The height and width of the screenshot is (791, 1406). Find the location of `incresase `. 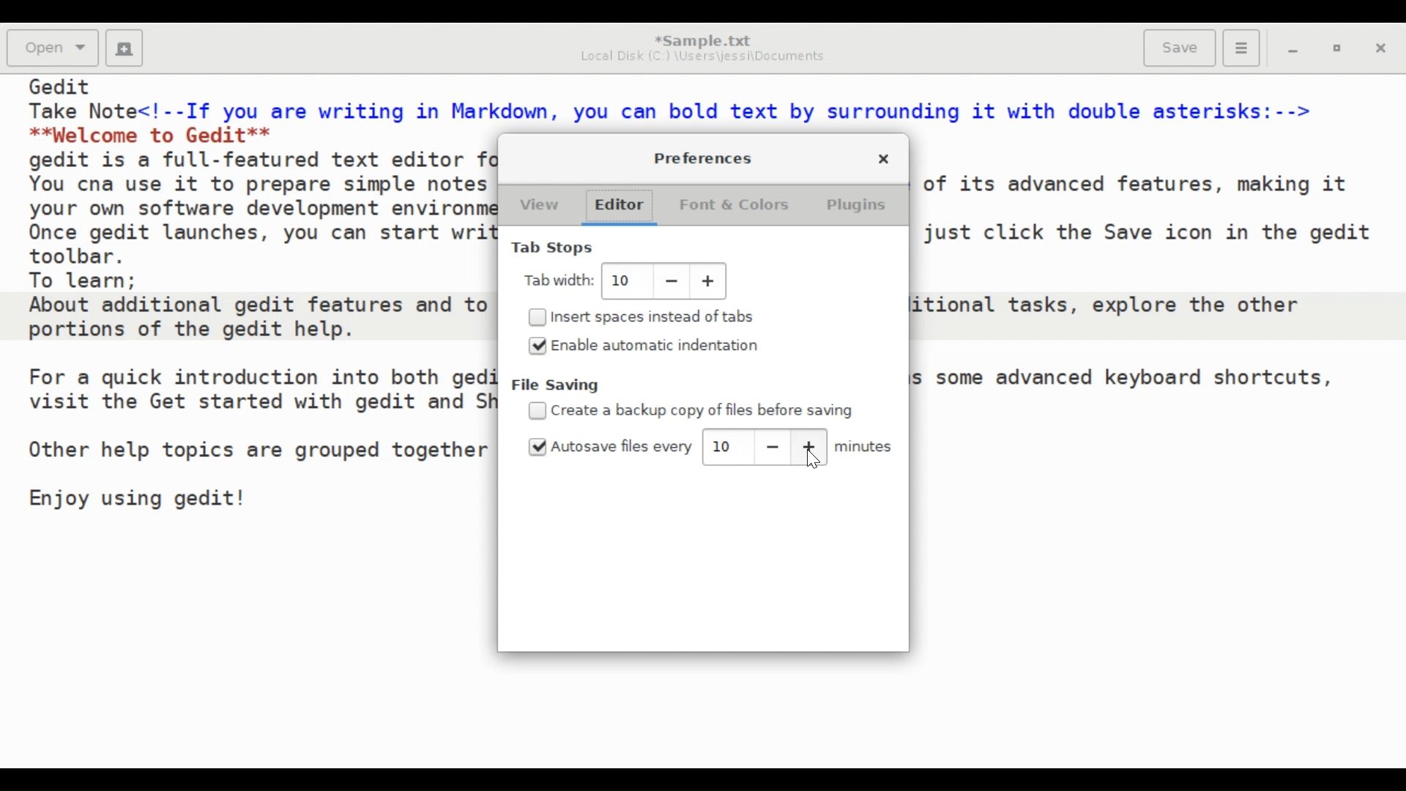

incresase  is located at coordinates (710, 282).